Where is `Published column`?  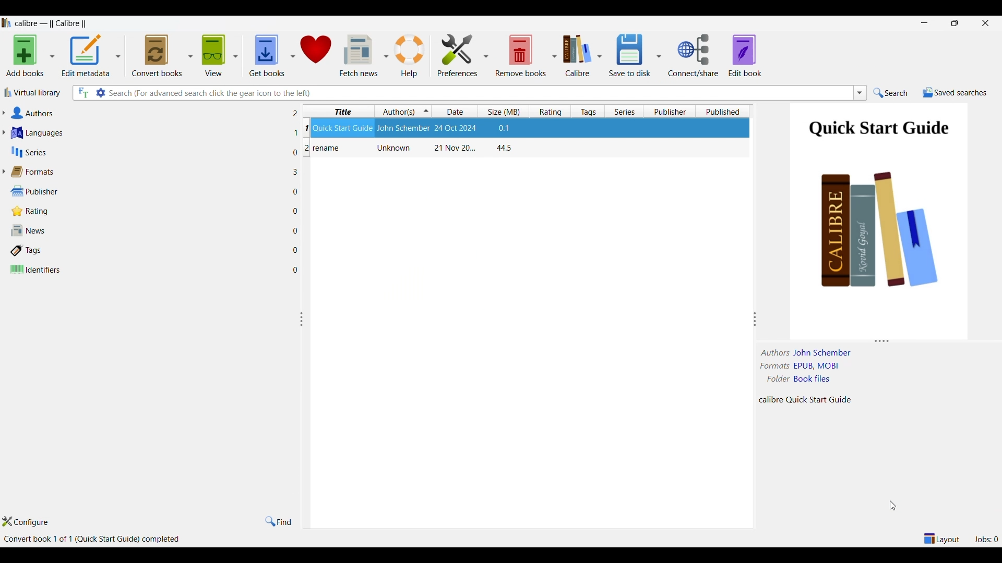 Published column is located at coordinates (726, 111).